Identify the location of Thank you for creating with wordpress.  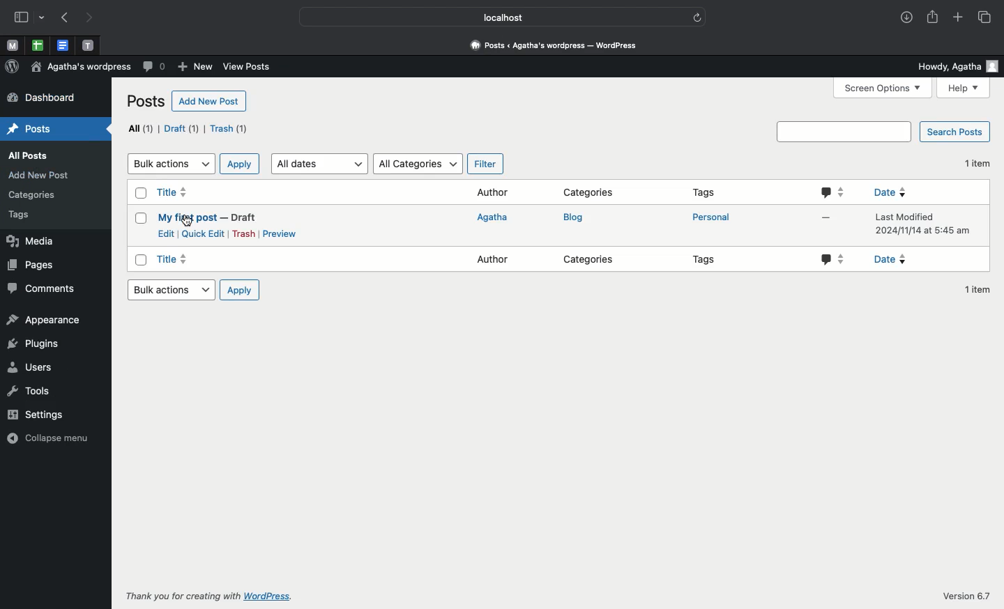
(213, 595).